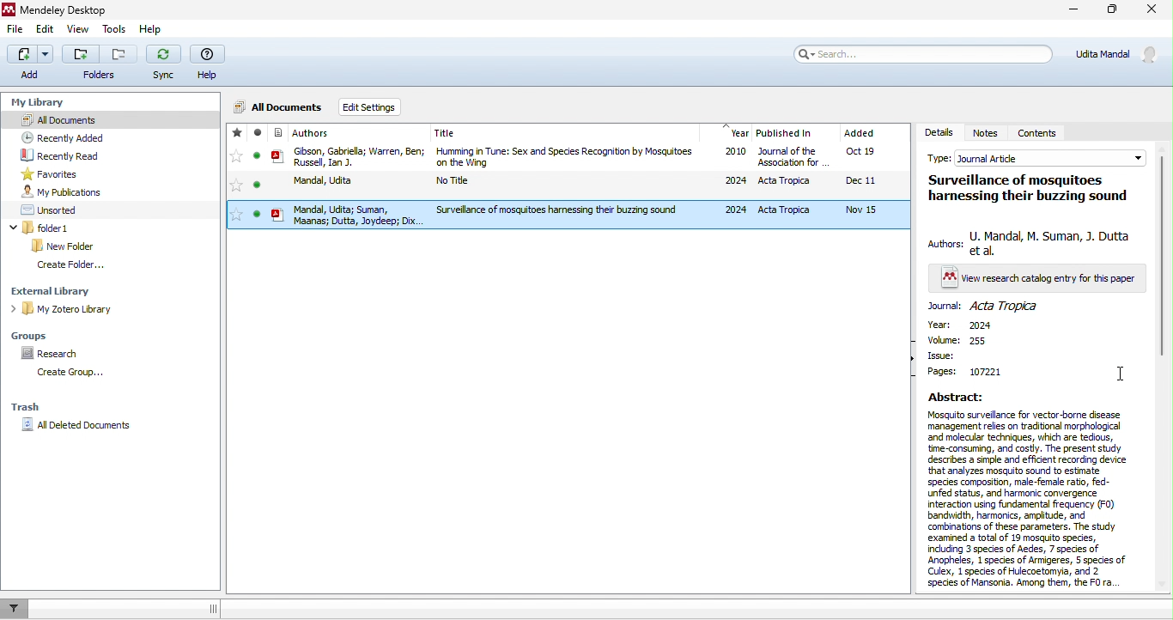  What do you see at coordinates (969, 325) in the screenshot?
I see `year:2024` at bounding box center [969, 325].